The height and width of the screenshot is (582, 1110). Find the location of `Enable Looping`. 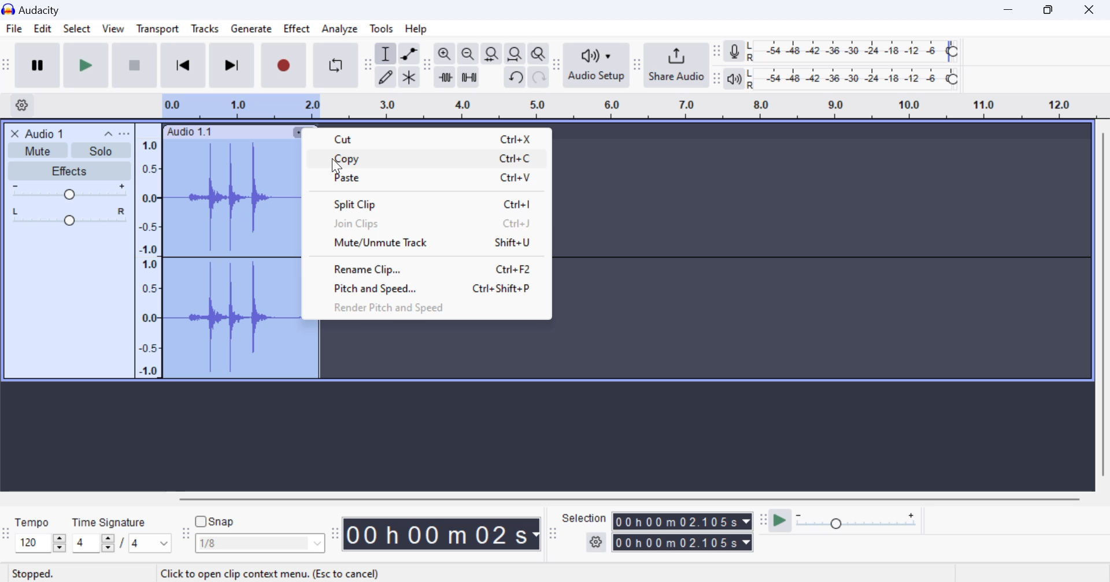

Enable Looping is located at coordinates (336, 65).